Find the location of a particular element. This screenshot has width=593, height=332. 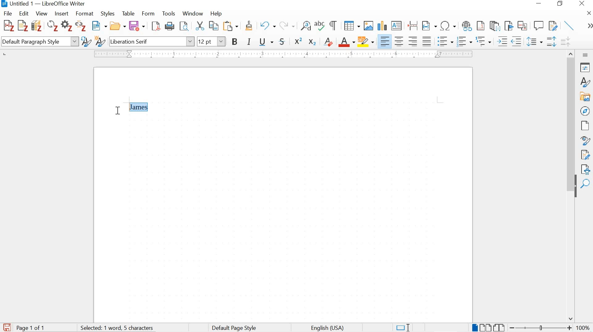

add note is located at coordinates (23, 25).